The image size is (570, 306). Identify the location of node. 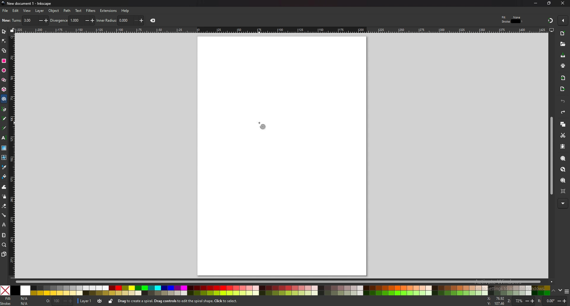
(4, 41).